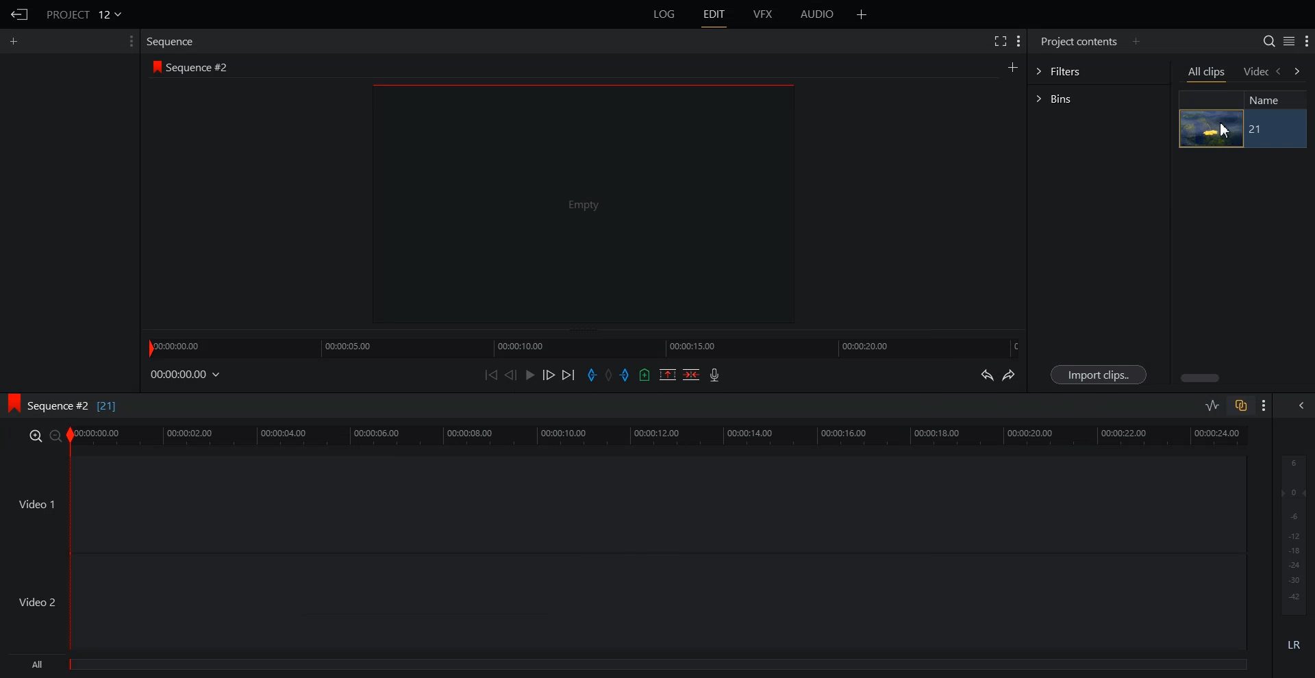 The height and width of the screenshot is (678, 1315). I want to click on Show Setting Menu, so click(1264, 406).